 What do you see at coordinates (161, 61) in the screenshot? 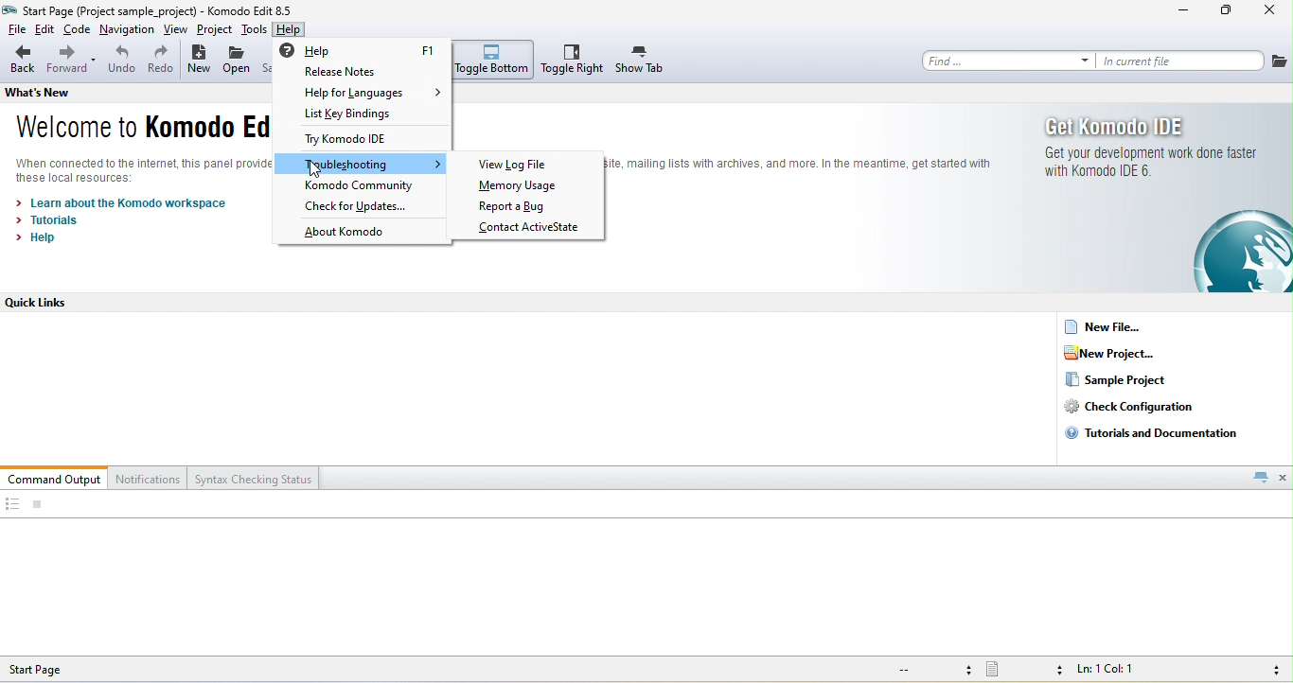
I see `redo` at bounding box center [161, 61].